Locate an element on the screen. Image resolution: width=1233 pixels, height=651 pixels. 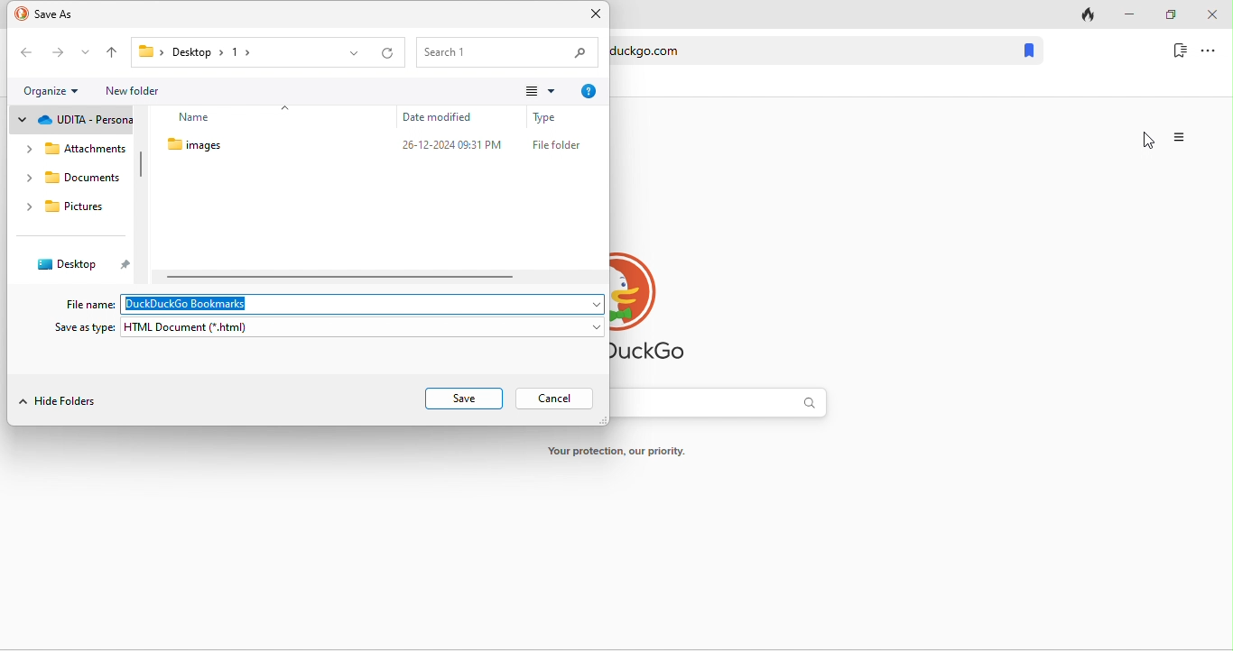
horizontal scroll bar is located at coordinates (343, 276).